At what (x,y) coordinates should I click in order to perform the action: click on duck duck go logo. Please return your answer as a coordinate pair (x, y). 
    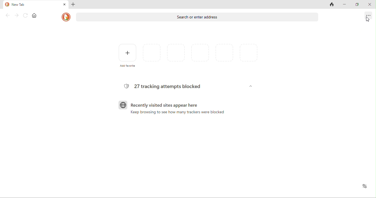
    Looking at the image, I should click on (66, 17).